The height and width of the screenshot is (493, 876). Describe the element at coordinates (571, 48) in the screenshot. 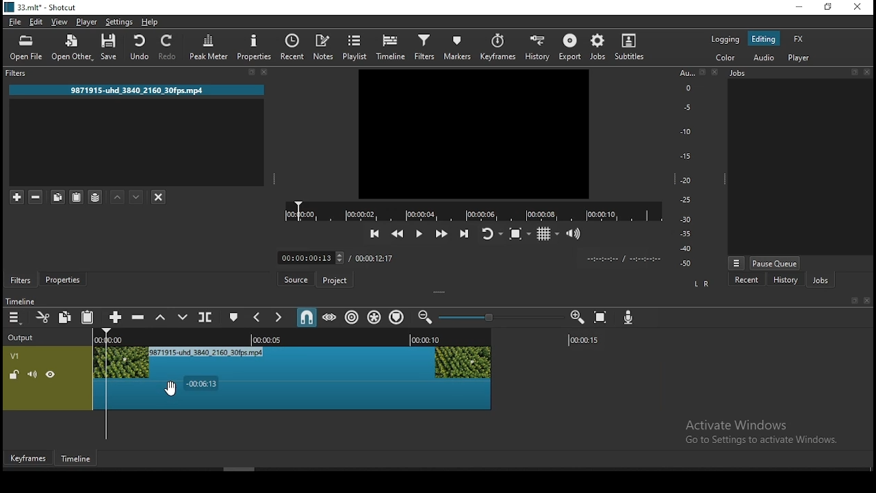

I see `export` at that location.